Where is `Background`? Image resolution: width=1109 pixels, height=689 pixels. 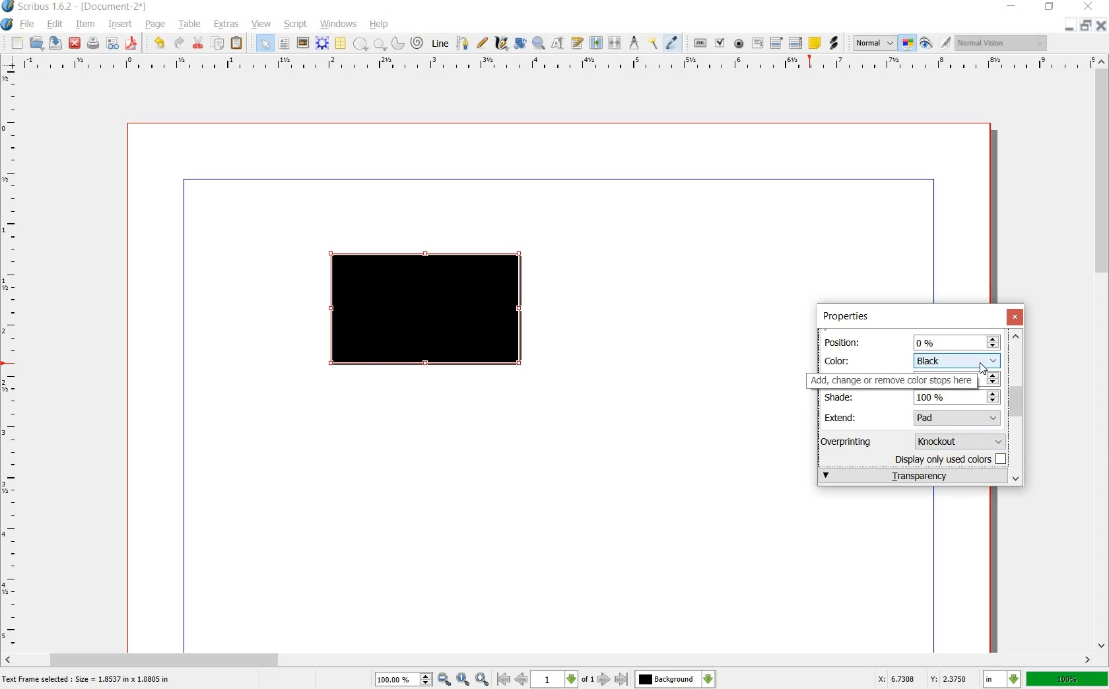
Background is located at coordinates (675, 679).